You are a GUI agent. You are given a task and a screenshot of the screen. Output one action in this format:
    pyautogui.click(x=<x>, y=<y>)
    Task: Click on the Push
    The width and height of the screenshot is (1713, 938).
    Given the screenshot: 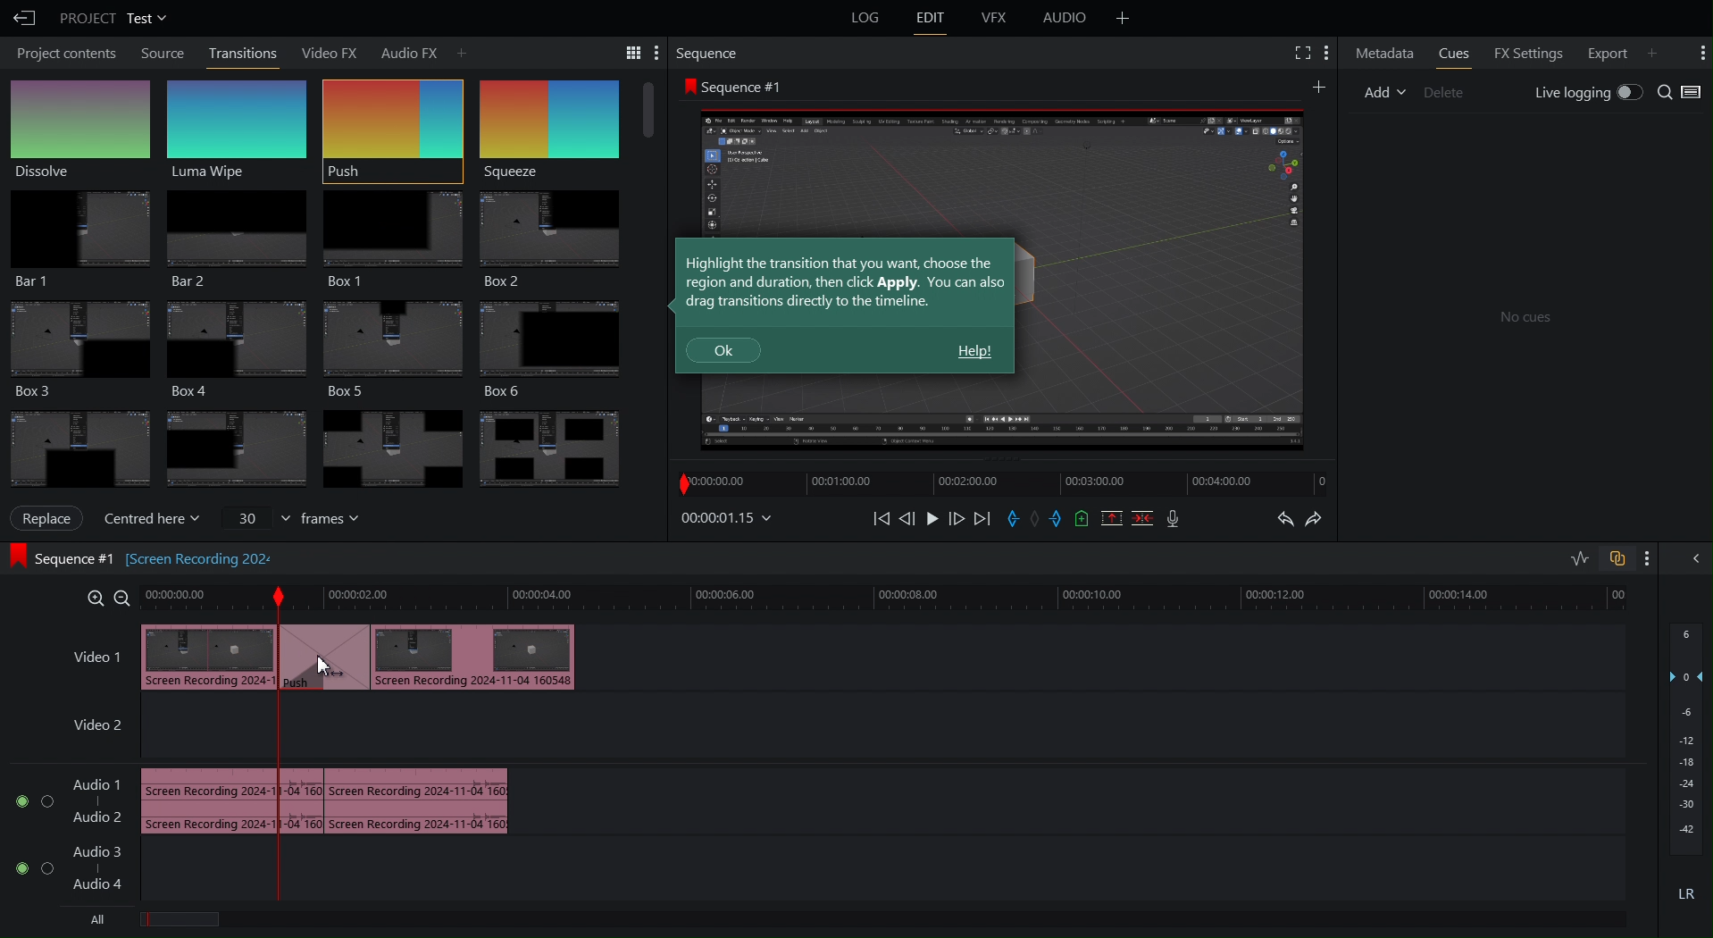 What is the action you would take?
    pyautogui.click(x=391, y=130)
    